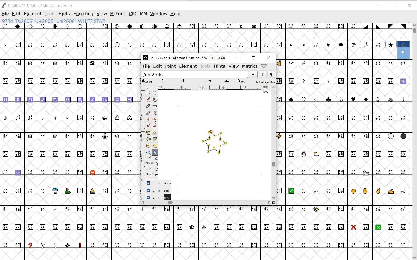  What do you see at coordinates (155, 94) in the screenshot?
I see `MAGNIFY` at bounding box center [155, 94].